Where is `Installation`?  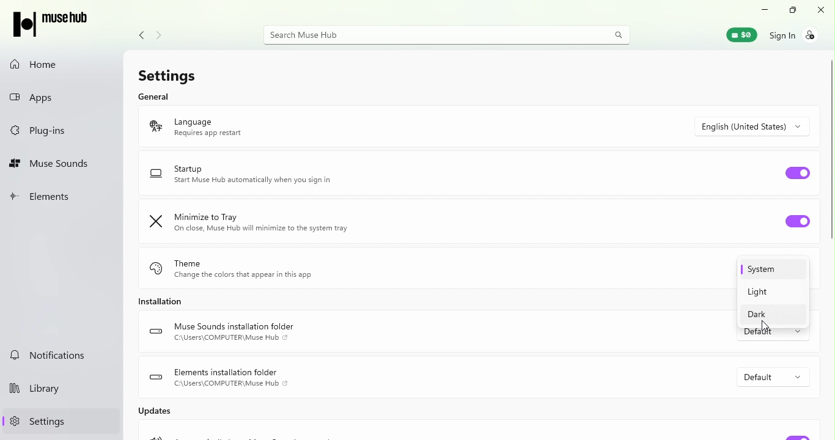 Installation is located at coordinates (164, 302).